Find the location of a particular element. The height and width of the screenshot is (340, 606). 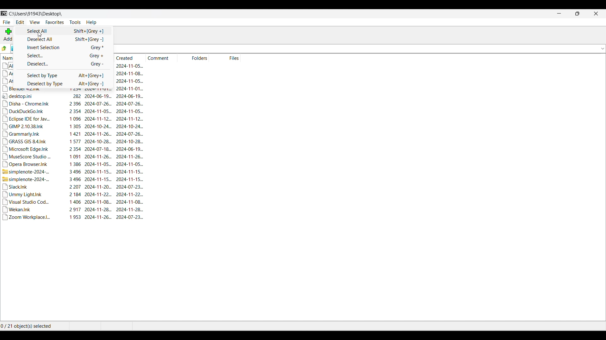

Folders column is located at coordinates (193, 57).